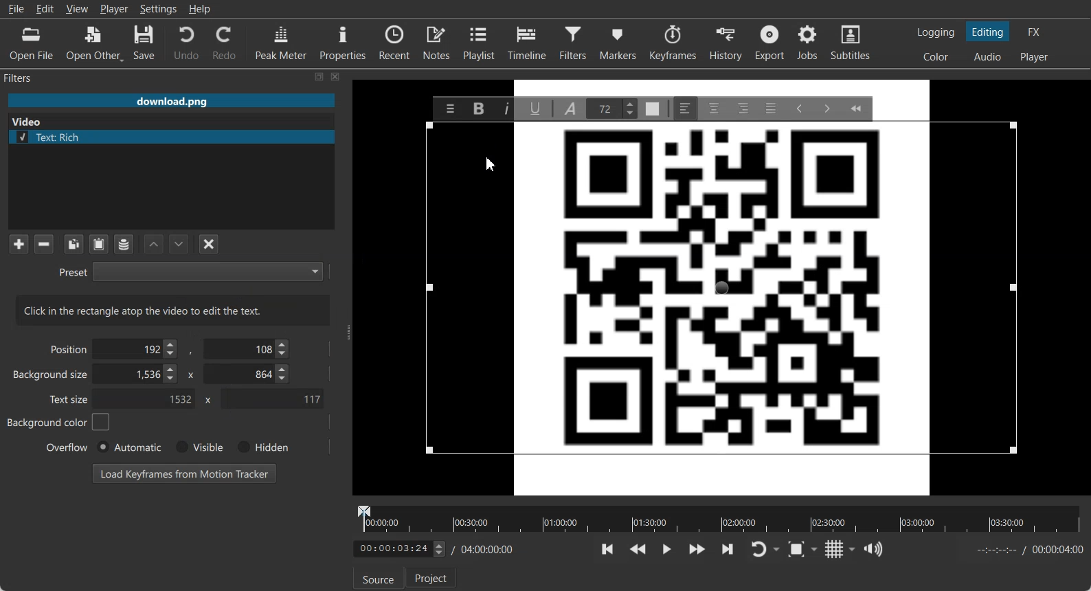 This screenshot has width=1091, height=591. What do you see at coordinates (851, 43) in the screenshot?
I see `Subtitles` at bounding box center [851, 43].